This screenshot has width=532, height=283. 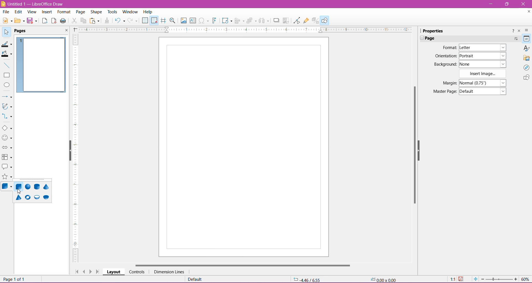 What do you see at coordinates (98, 272) in the screenshot?
I see `Scroll to last page` at bounding box center [98, 272].